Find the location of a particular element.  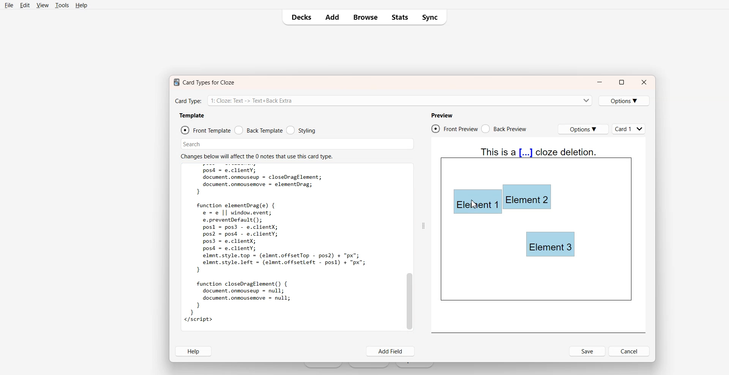

Back Preview is located at coordinates (505, 129).